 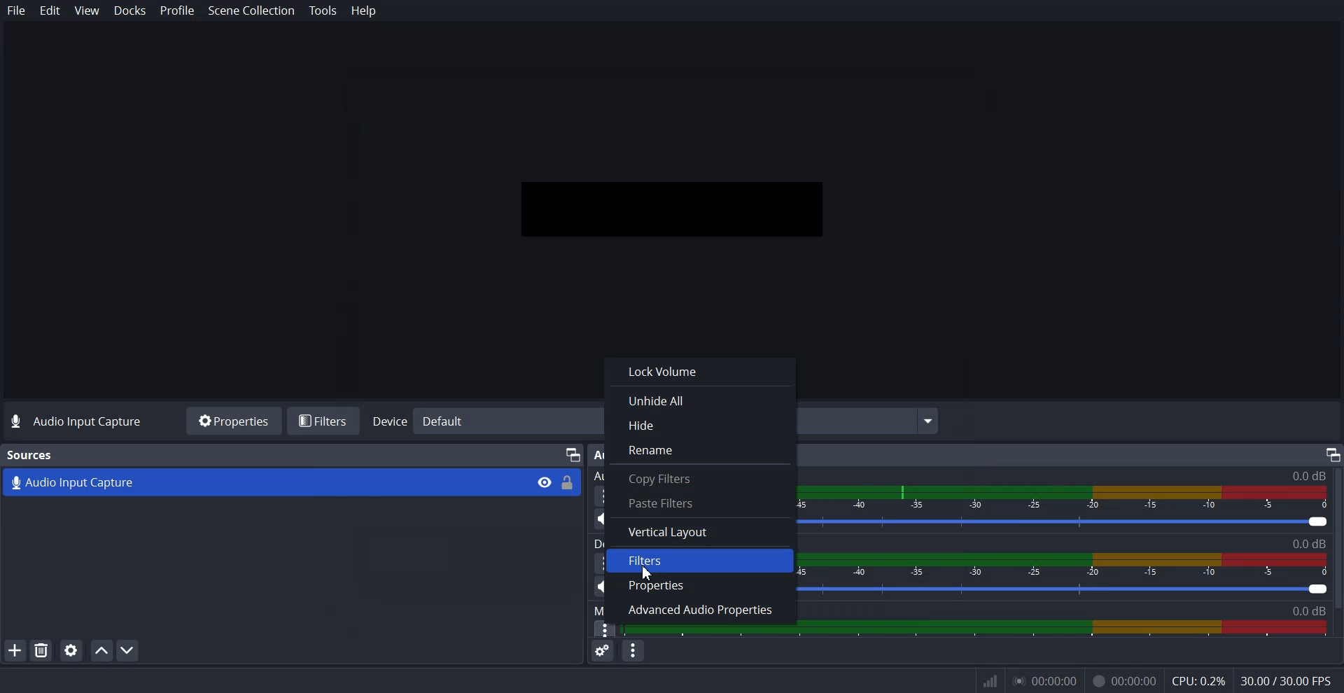 What do you see at coordinates (101, 650) in the screenshot?
I see `Move source up` at bounding box center [101, 650].